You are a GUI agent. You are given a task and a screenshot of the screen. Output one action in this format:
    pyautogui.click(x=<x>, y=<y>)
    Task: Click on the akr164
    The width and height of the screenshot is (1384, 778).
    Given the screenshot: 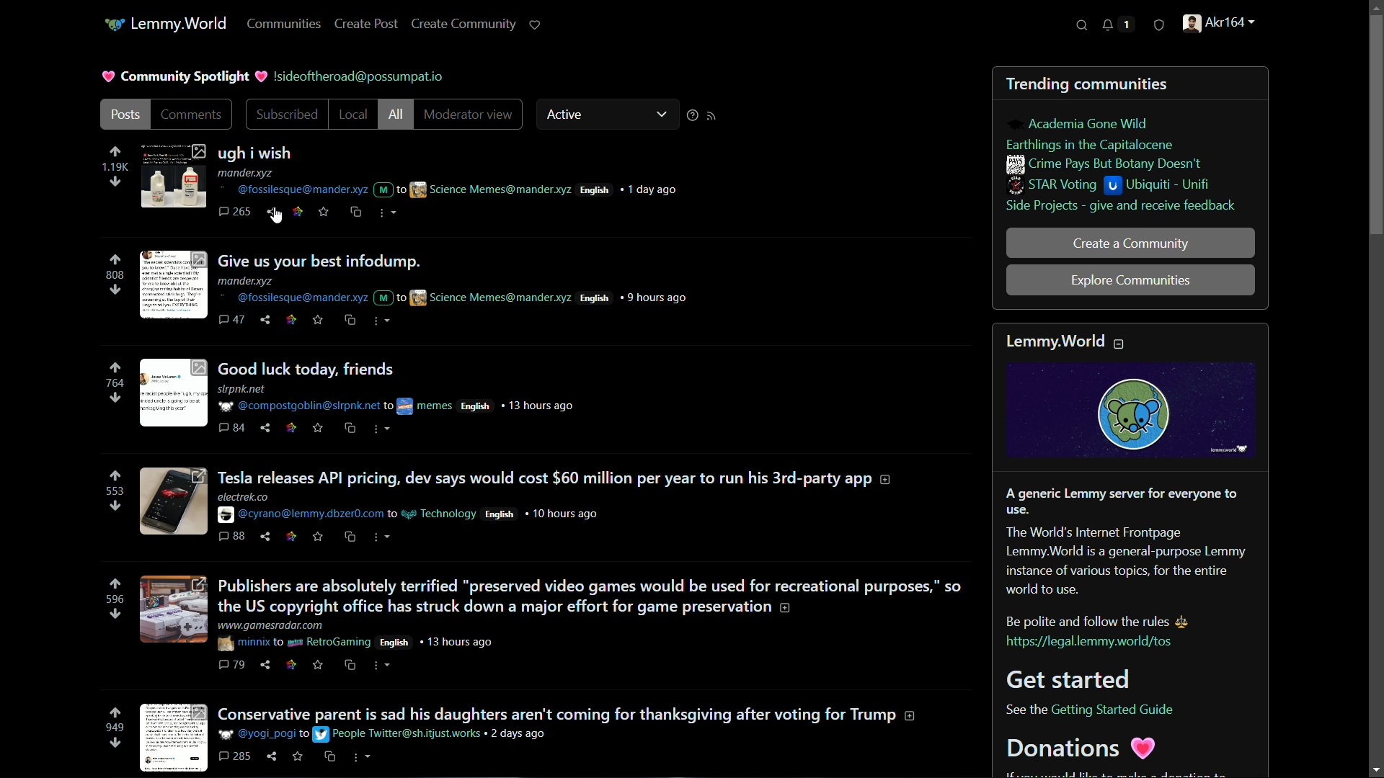 What is the action you would take?
    pyautogui.click(x=1221, y=25)
    